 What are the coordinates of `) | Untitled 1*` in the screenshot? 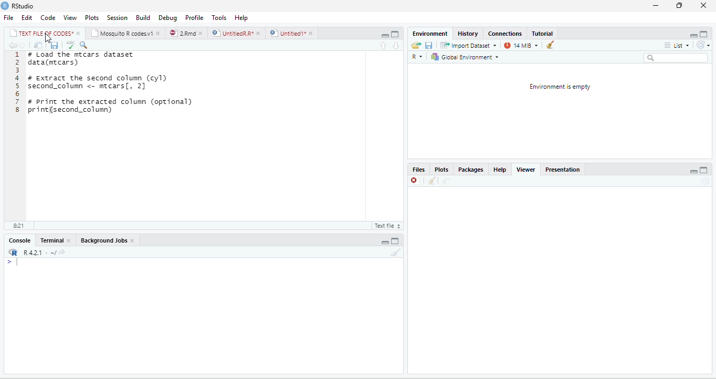 It's located at (287, 33).